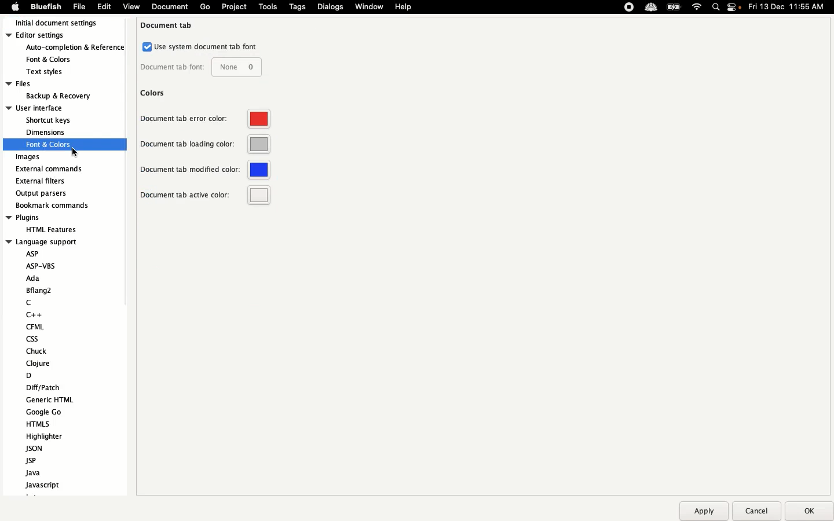 Image resolution: width=834 pixels, height=521 pixels. I want to click on Extensions, so click(639, 7).